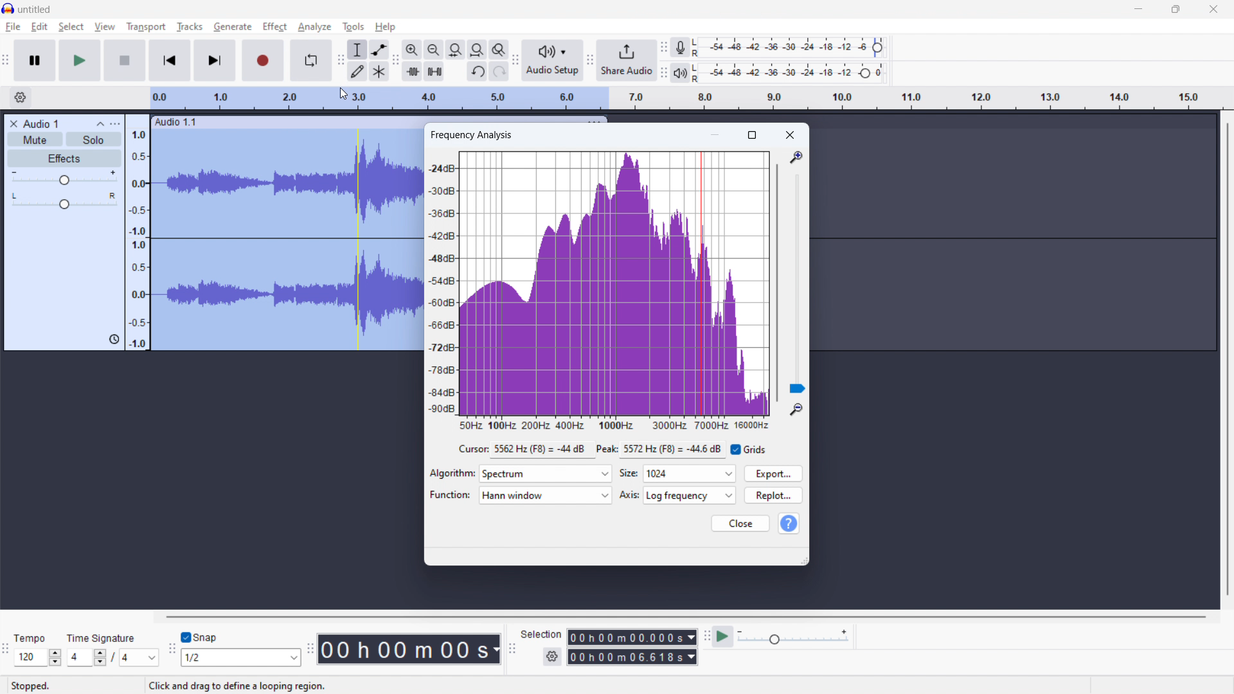  What do you see at coordinates (107, 637) in the screenshot?
I see `Time signature` at bounding box center [107, 637].